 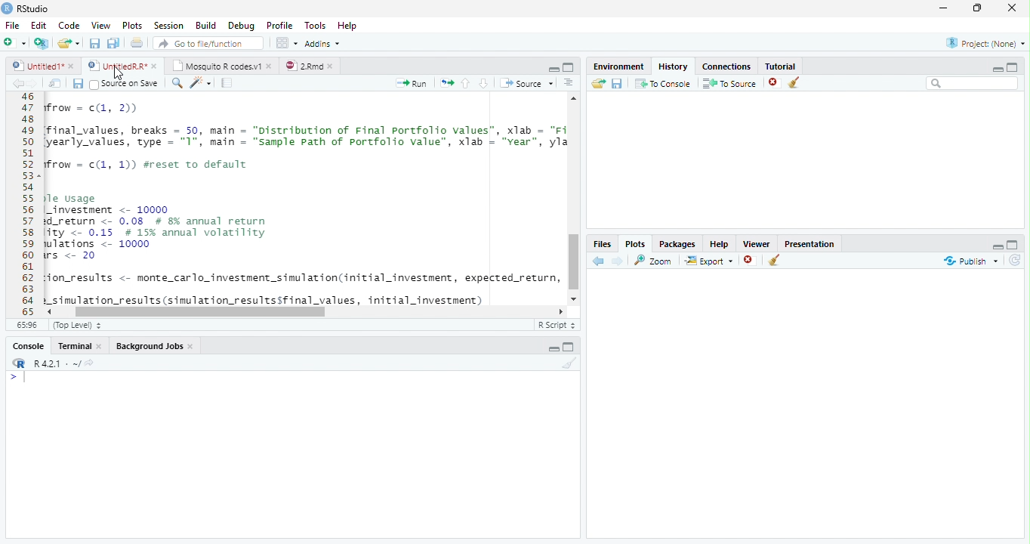 I want to click on Mosquito R codes.v1, so click(x=220, y=65).